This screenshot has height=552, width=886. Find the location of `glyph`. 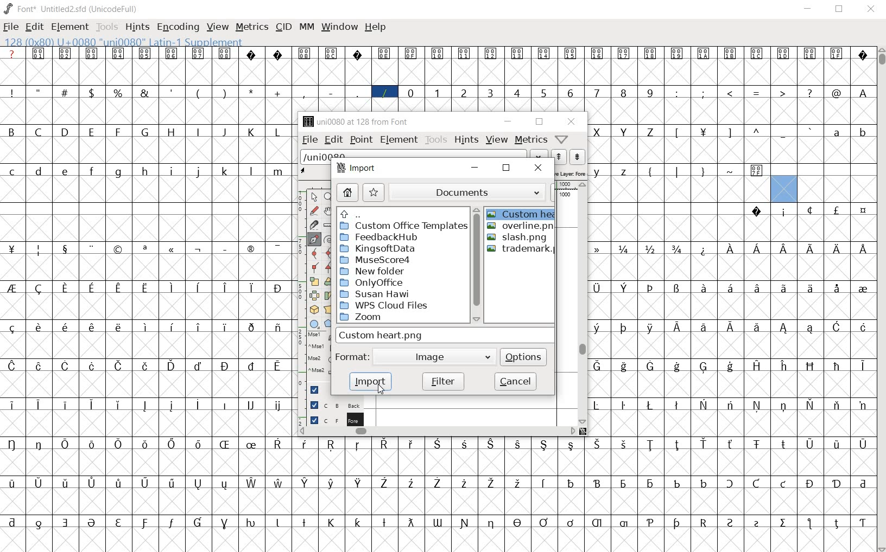

glyph is located at coordinates (784, 288).